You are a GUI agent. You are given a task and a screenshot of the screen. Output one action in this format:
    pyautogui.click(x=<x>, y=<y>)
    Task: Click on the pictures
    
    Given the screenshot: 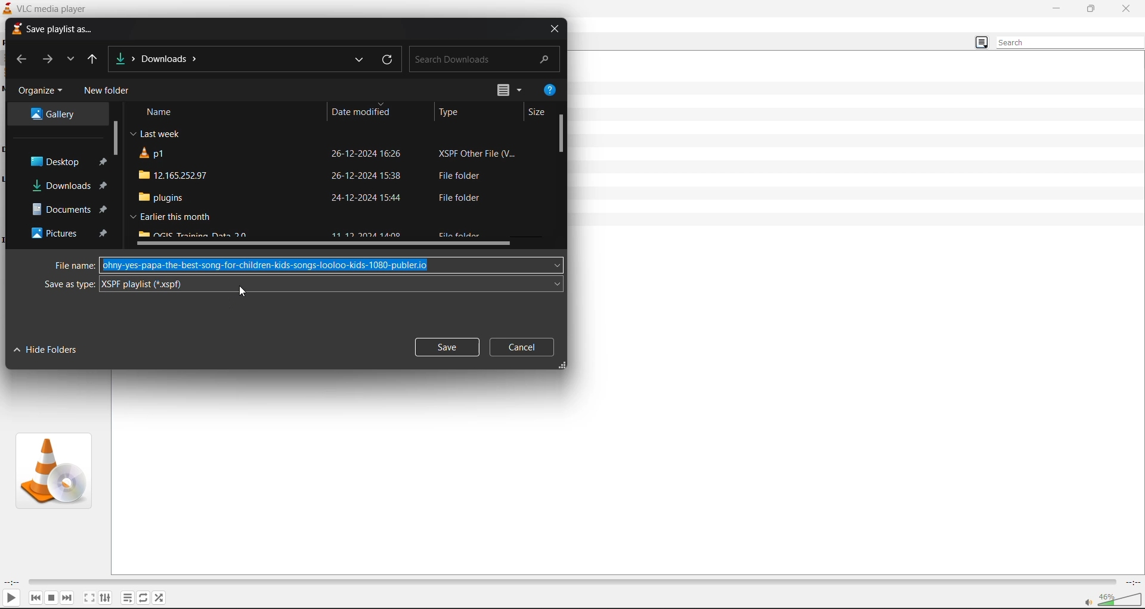 What is the action you would take?
    pyautogui.click(x=70, y=236)
    